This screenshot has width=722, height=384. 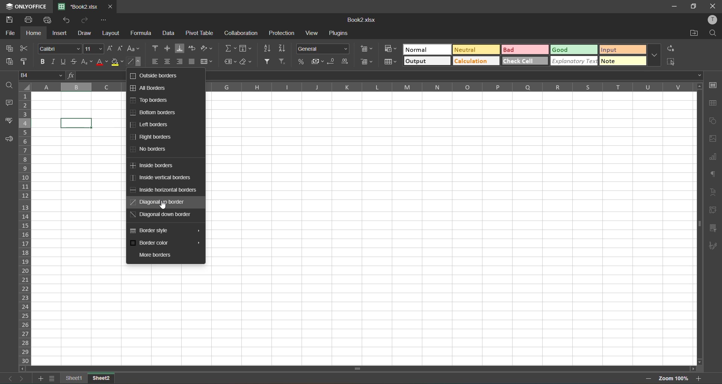 What do you see at coordinates (191, 48) in the screenshot?
I see `wrap text` at bounding box center [191, 48].